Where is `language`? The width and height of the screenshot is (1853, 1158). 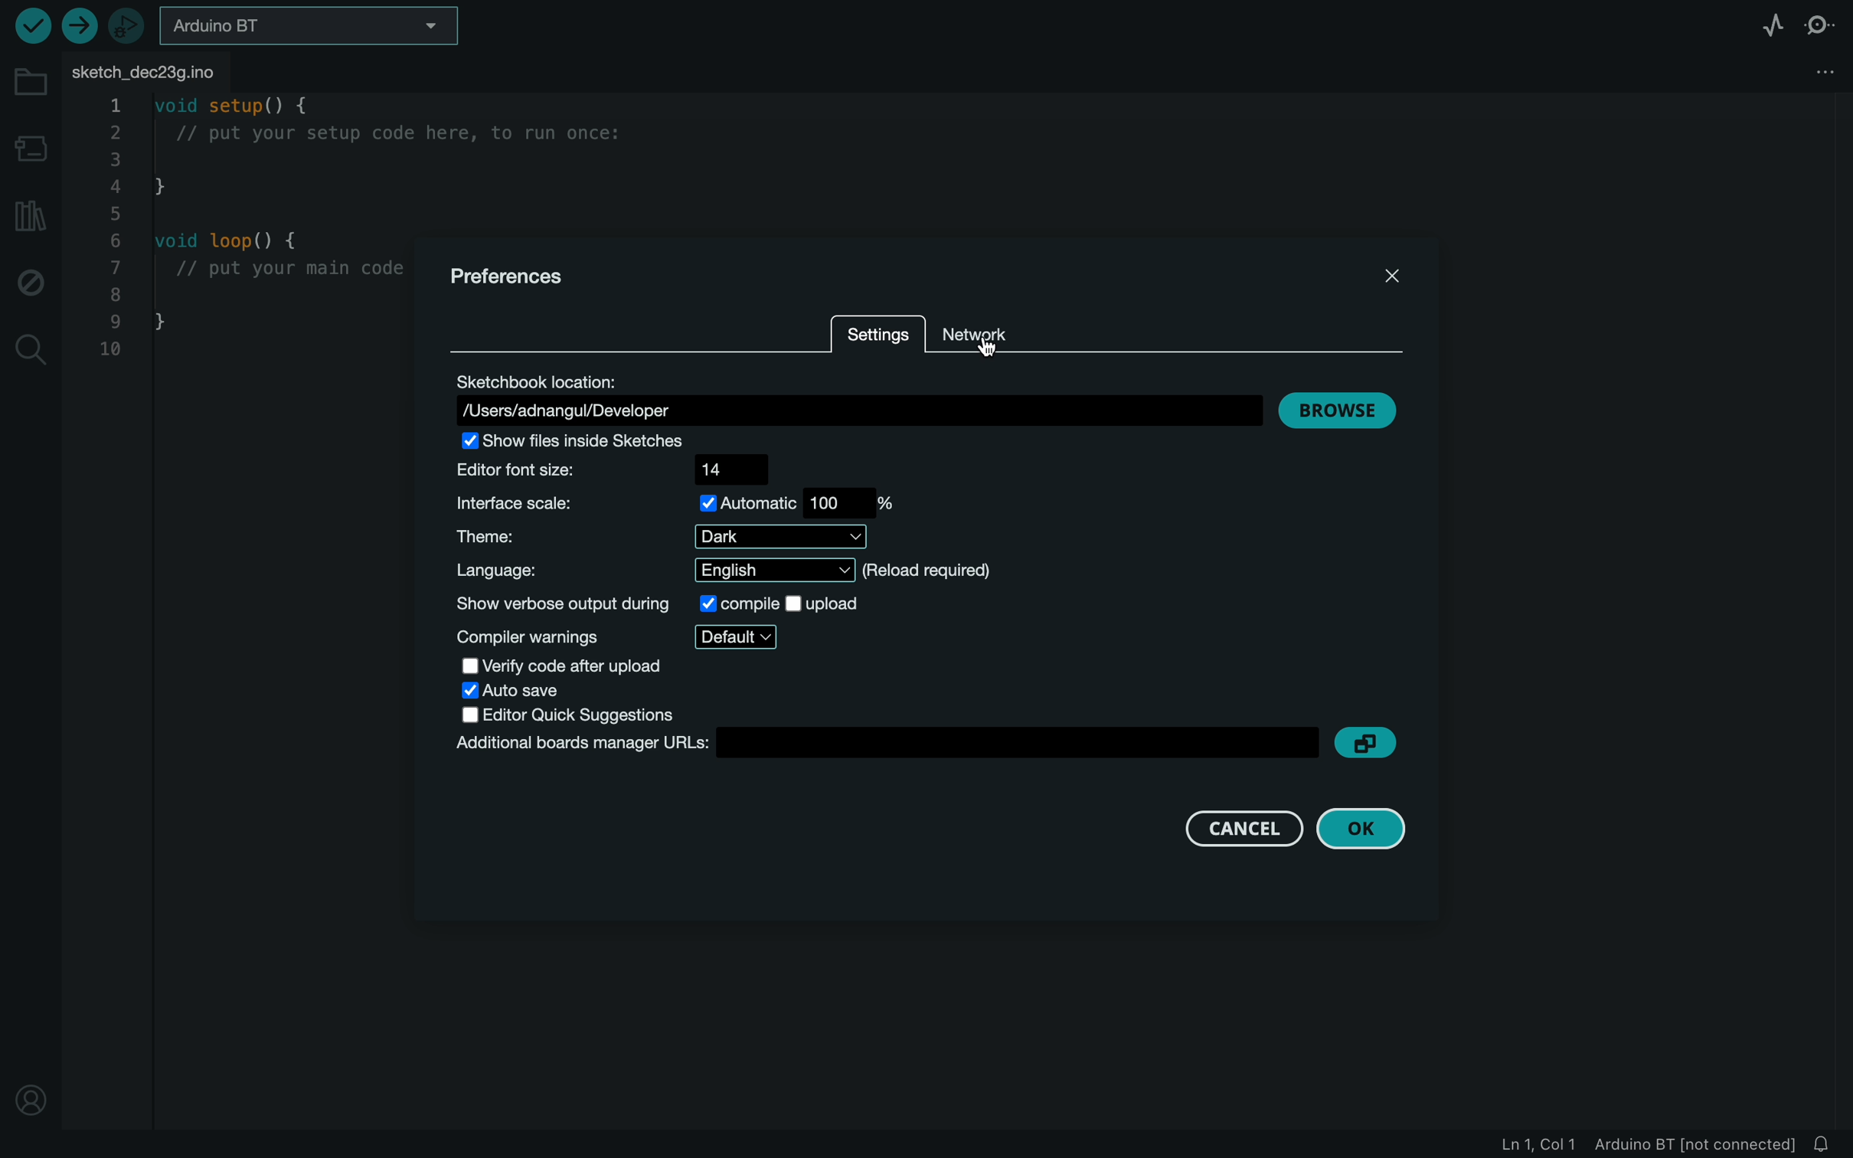 language is located at coordinates (747, 571).